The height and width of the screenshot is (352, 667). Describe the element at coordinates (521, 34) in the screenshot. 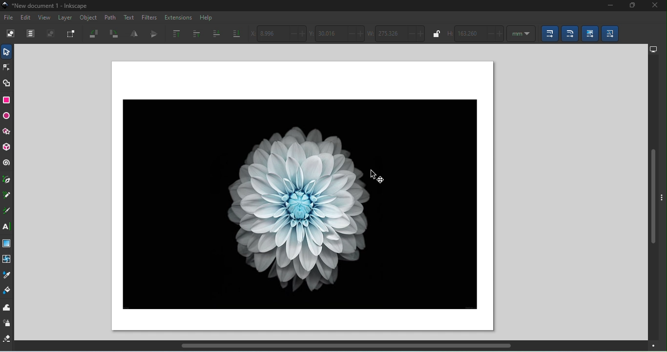

I see `Units` at that location.